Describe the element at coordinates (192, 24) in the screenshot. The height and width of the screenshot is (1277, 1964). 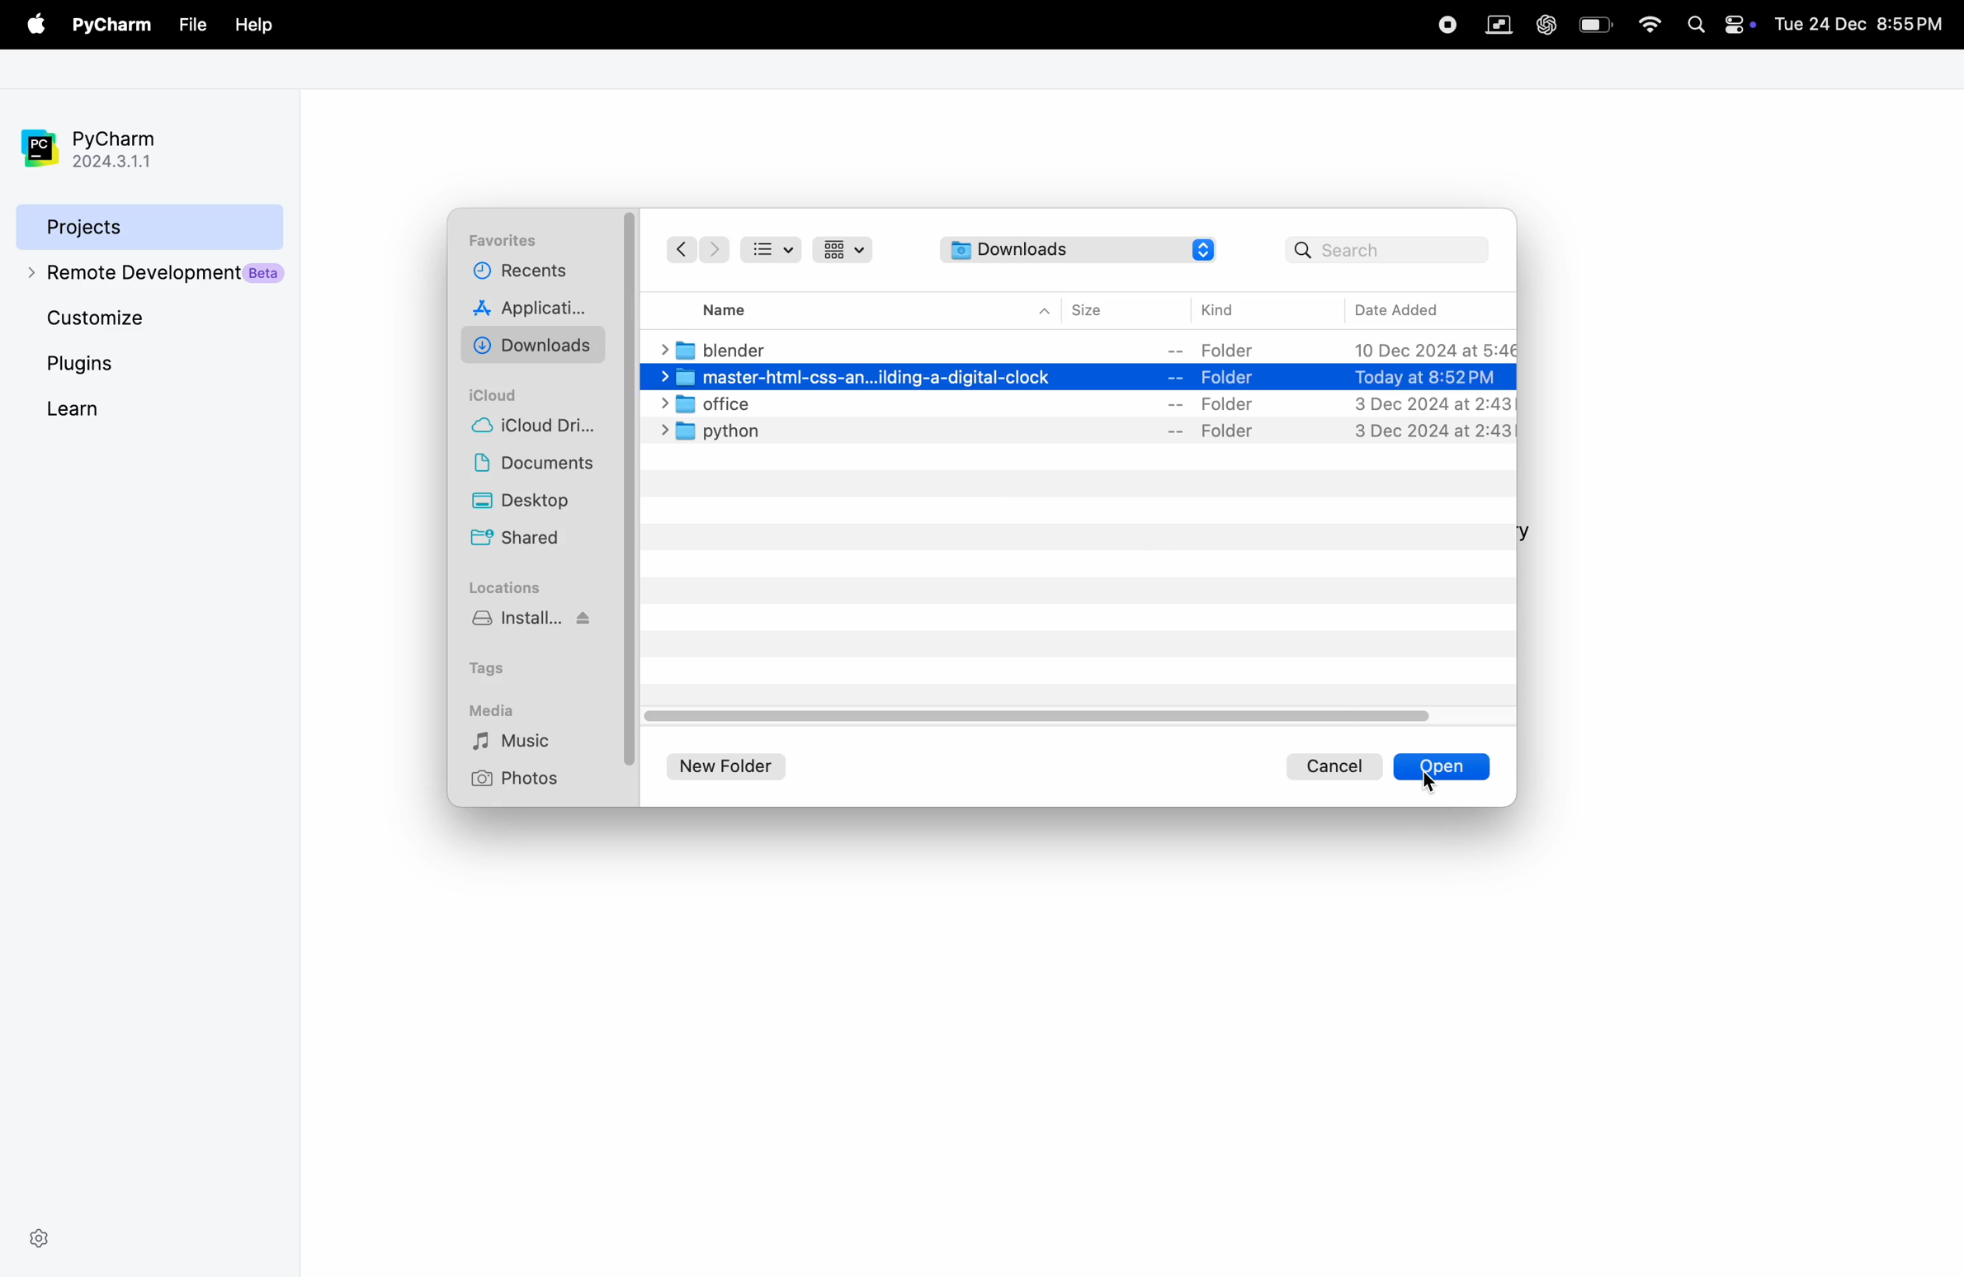
I see `file` at that location.